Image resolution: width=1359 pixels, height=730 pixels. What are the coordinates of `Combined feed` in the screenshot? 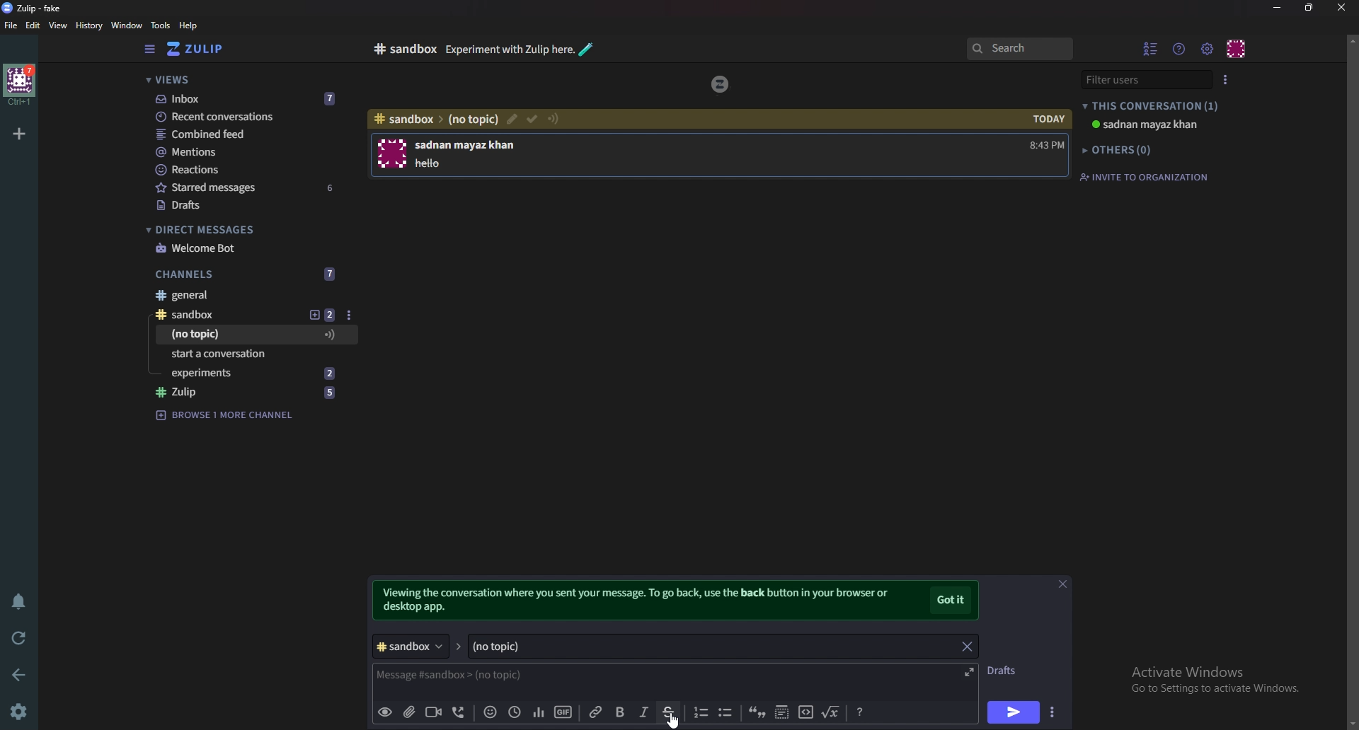 It's located at (241, 133).